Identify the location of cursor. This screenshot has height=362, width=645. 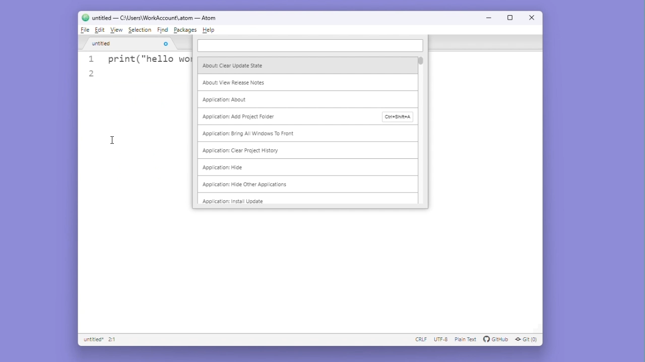
(109, 145).